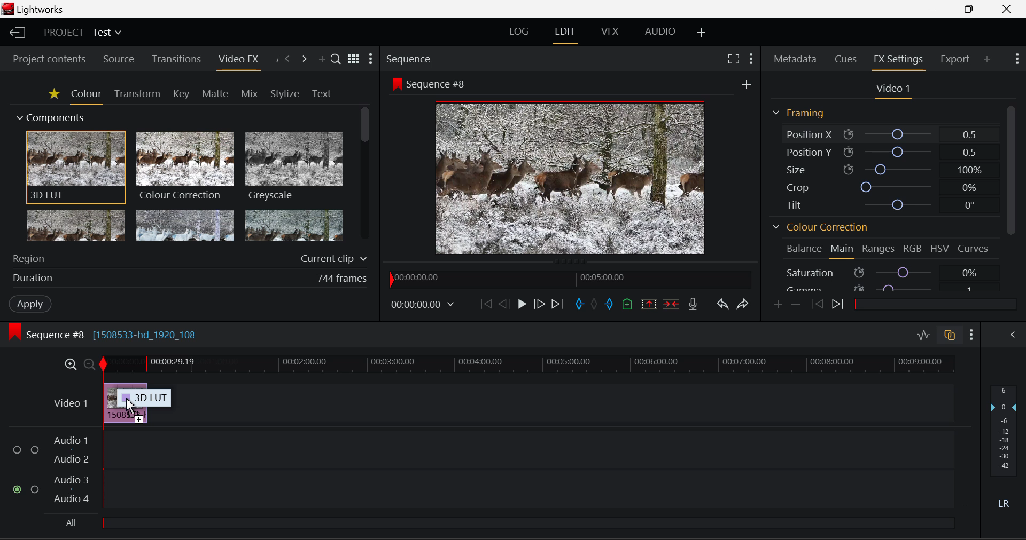 Image resolution: width=1026 pixels, height=540 pixels. What do you see at coordinates (888, 150) in the screenshot?
I see `Position Y` at bounding box center [888, 150].